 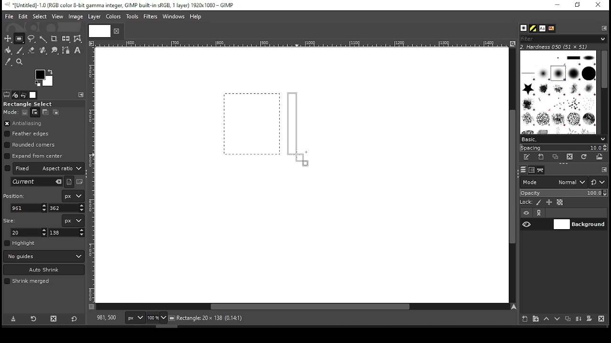 What do you see at coordinates (547, 320) in the screenshot?
I see `move layer one step up` at bounding box center [547, 320].